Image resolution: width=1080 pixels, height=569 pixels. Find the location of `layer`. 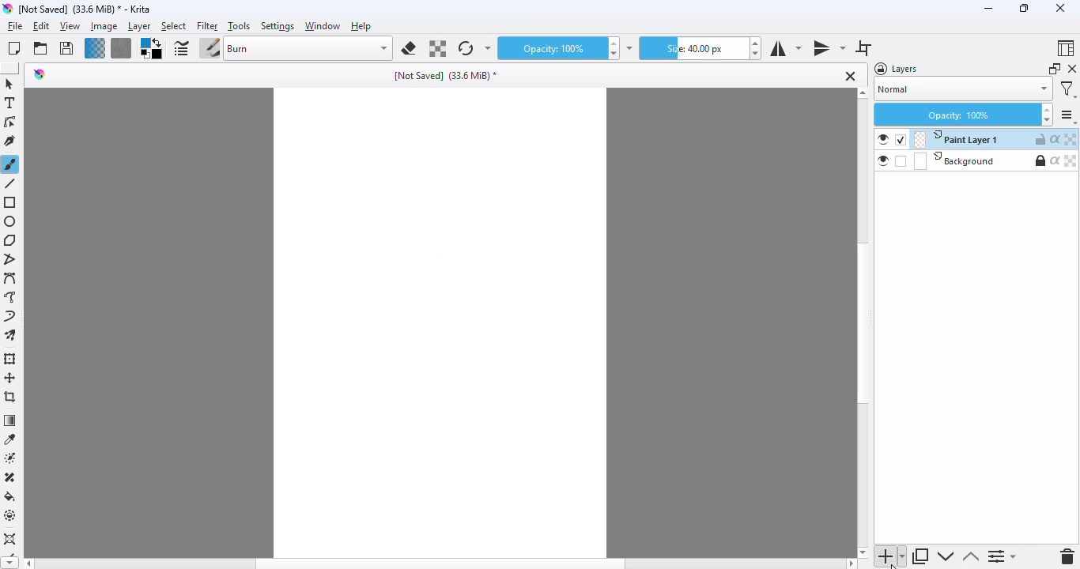

layer is located at coordinates (139, 27).